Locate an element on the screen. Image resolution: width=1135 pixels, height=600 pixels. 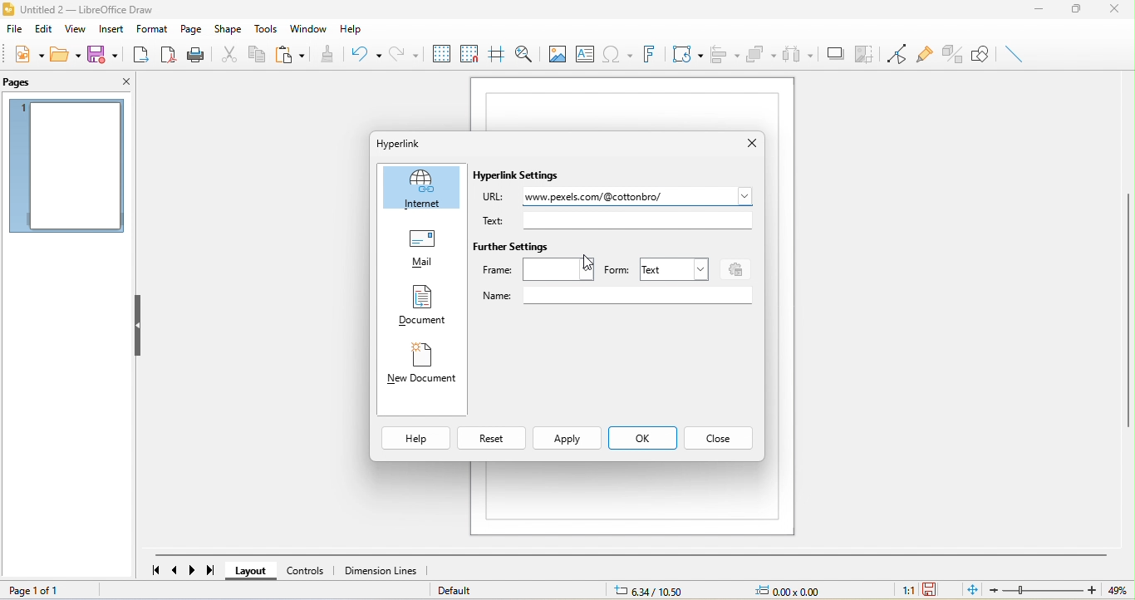
window is located at coordinates (306, 30).